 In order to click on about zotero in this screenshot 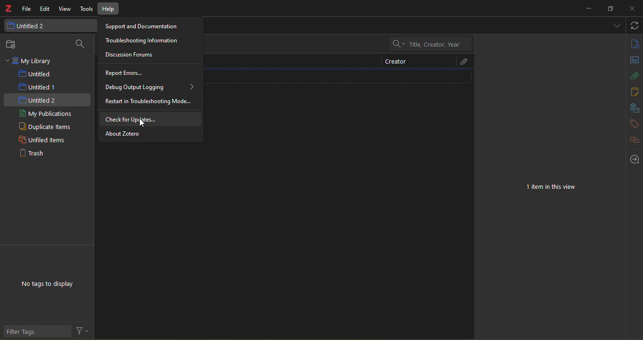, I will do `click(125, 134)`.